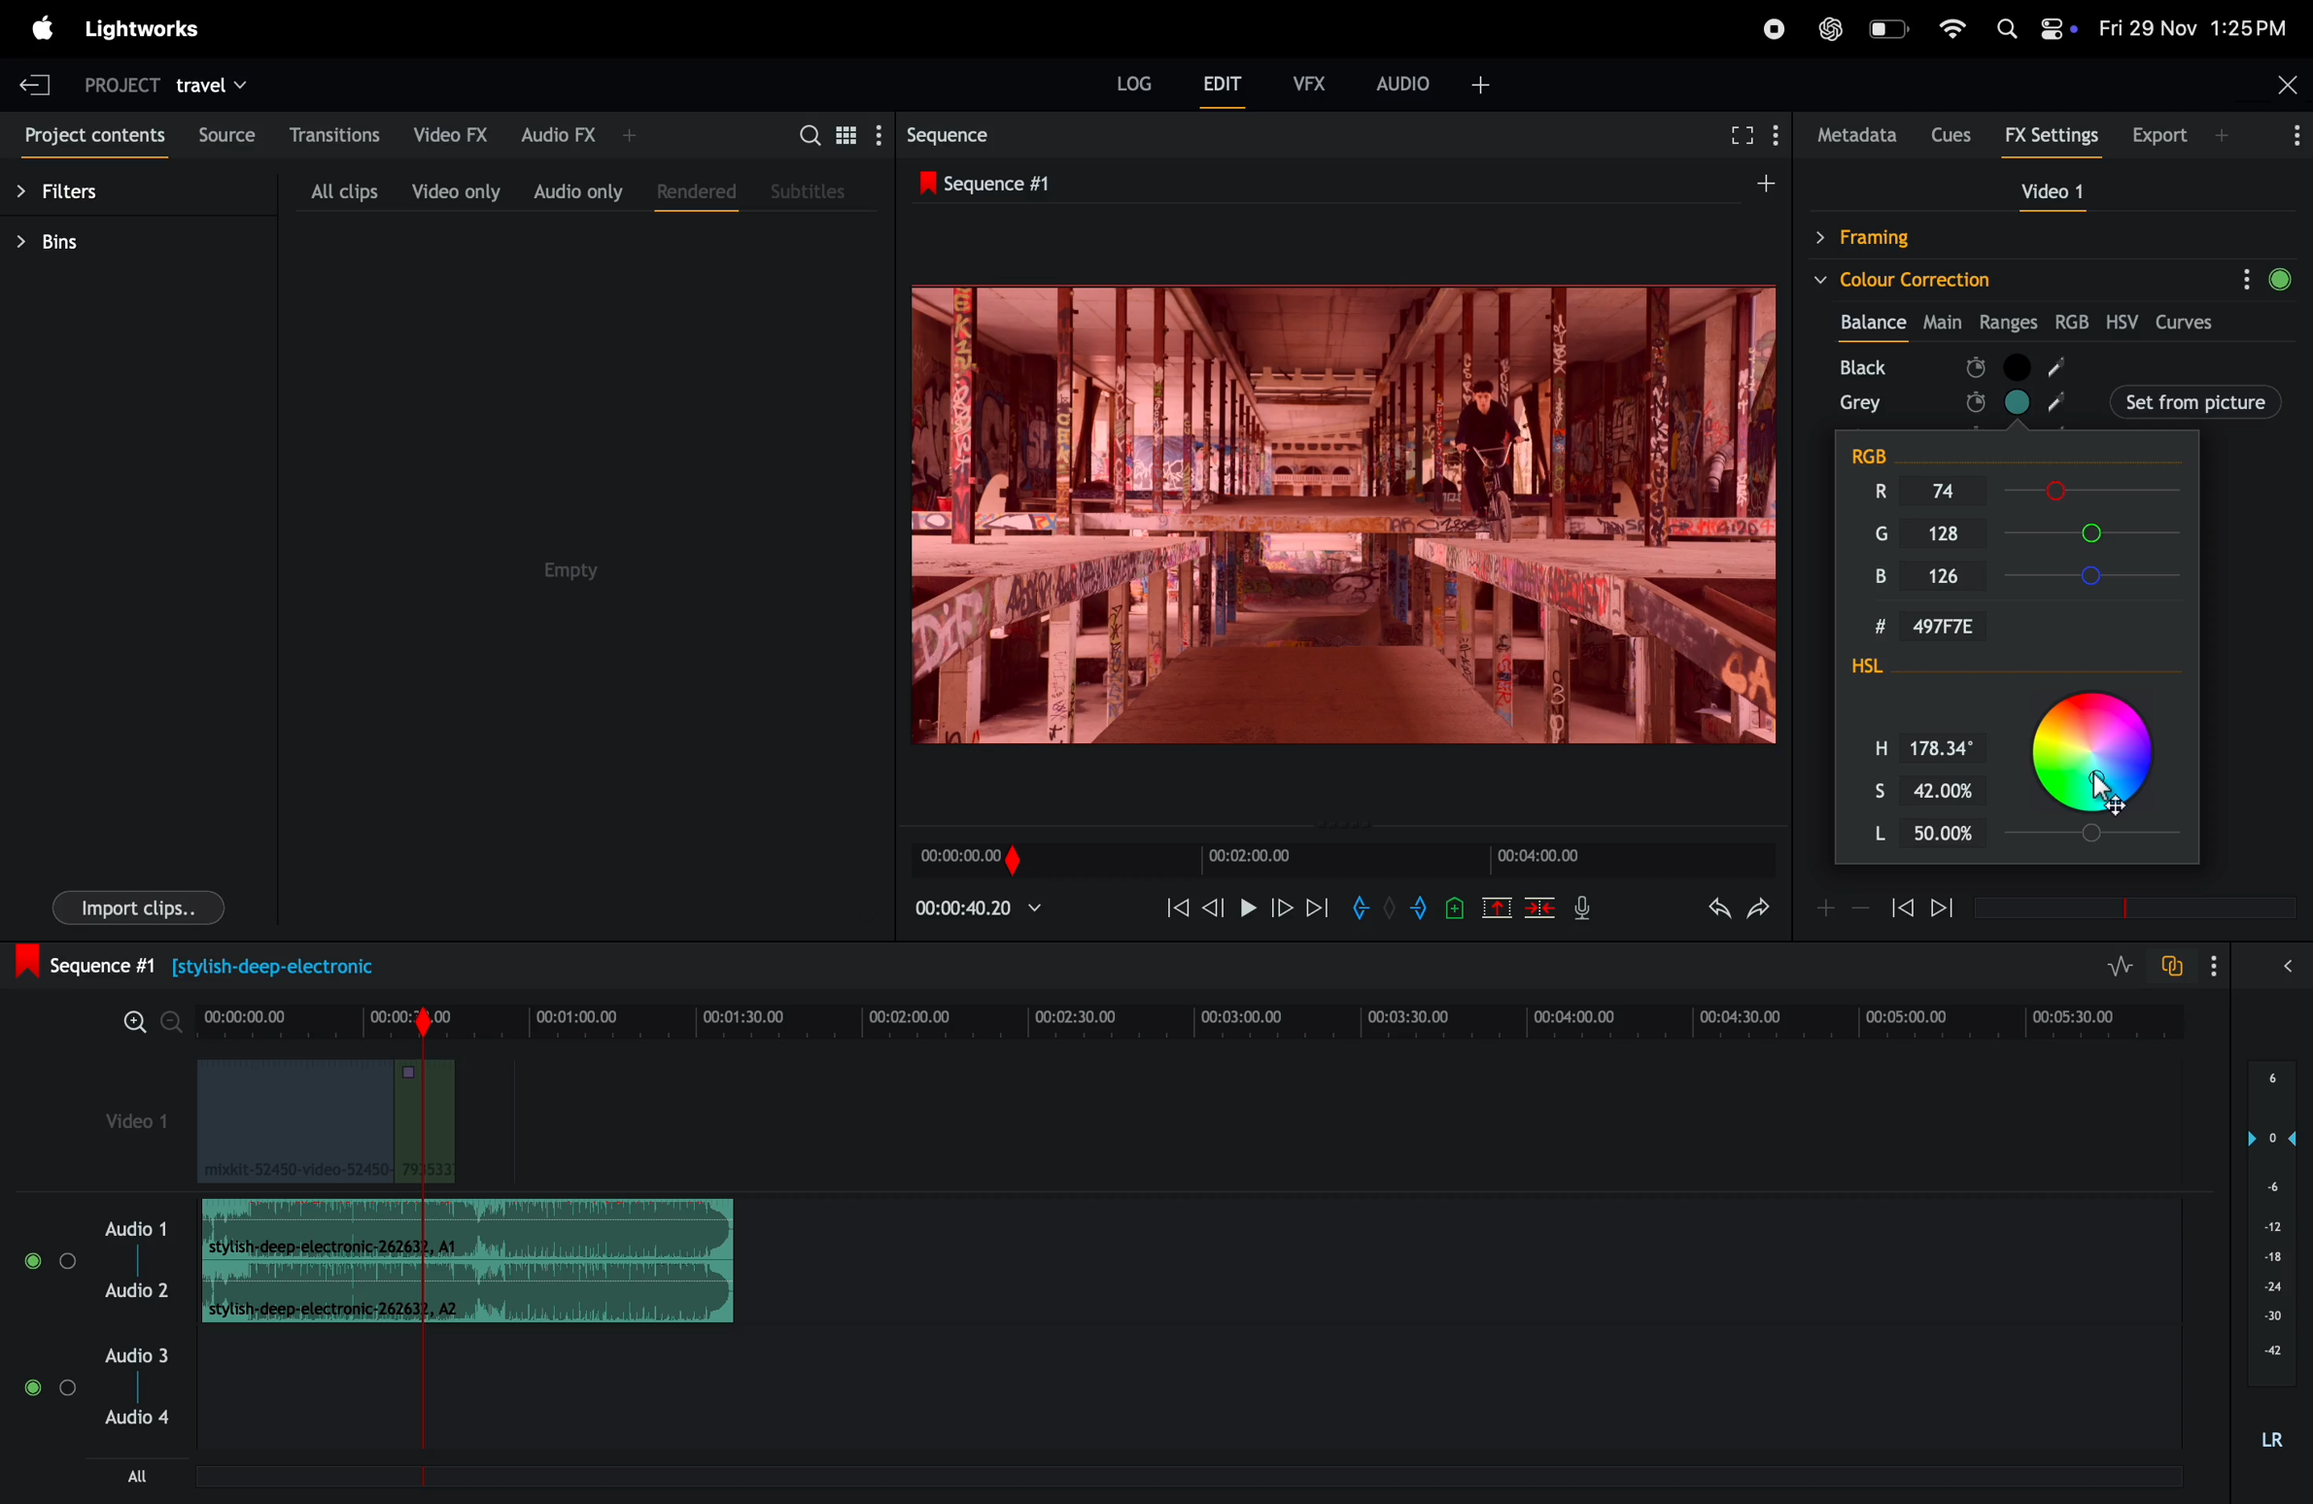 The image size is (2313, 1504). What do you see at coordinates (1310, 81) in the screenshot?
I see `vfx` at bounding box center [1310, 81].